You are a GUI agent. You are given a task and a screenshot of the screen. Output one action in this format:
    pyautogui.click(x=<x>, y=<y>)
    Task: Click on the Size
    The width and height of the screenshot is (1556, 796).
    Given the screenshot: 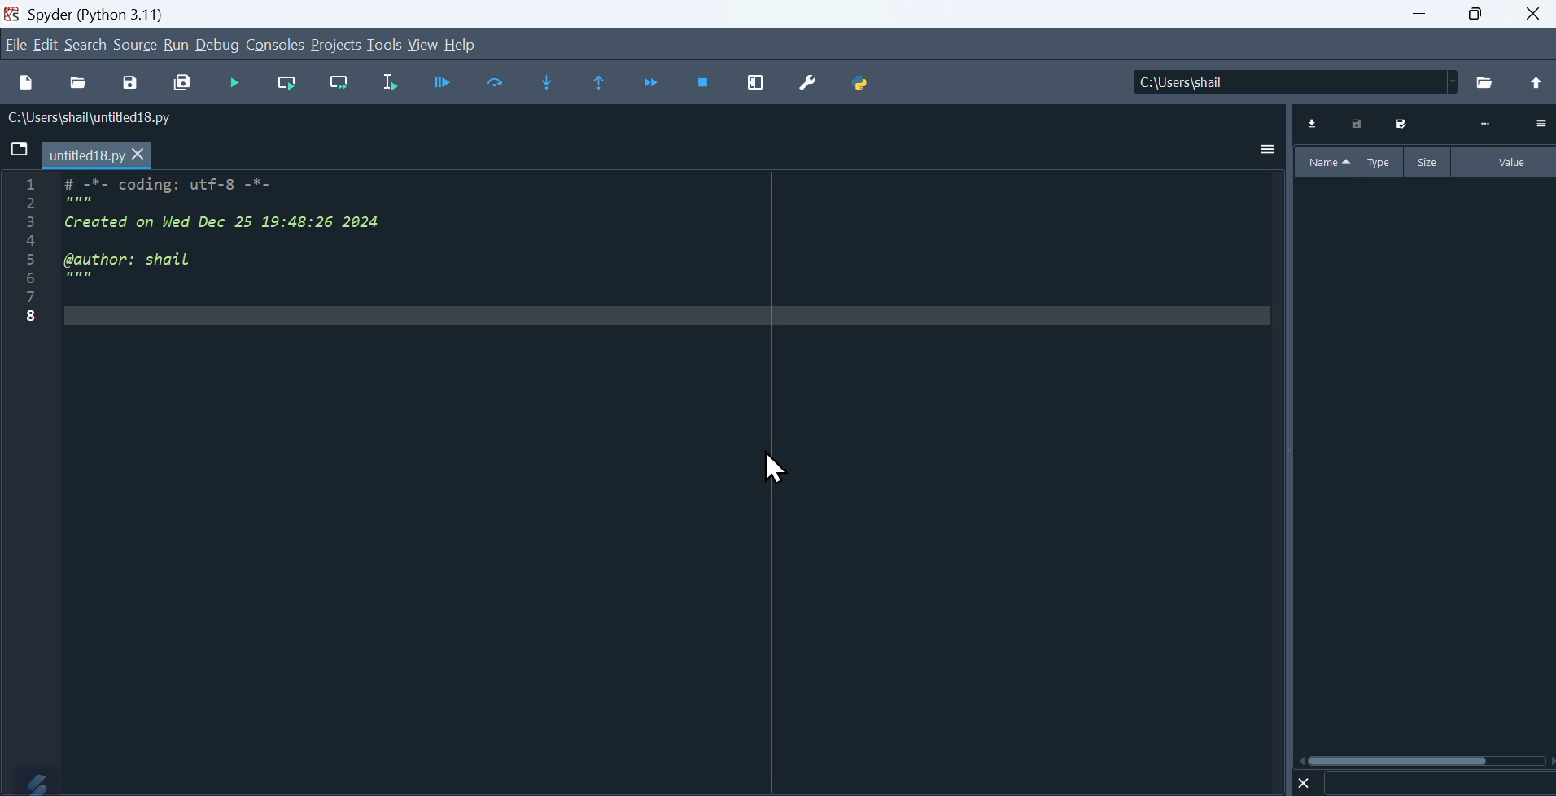 What is the action you would take?
    pyautogui.click(x=1429, y=161)
    